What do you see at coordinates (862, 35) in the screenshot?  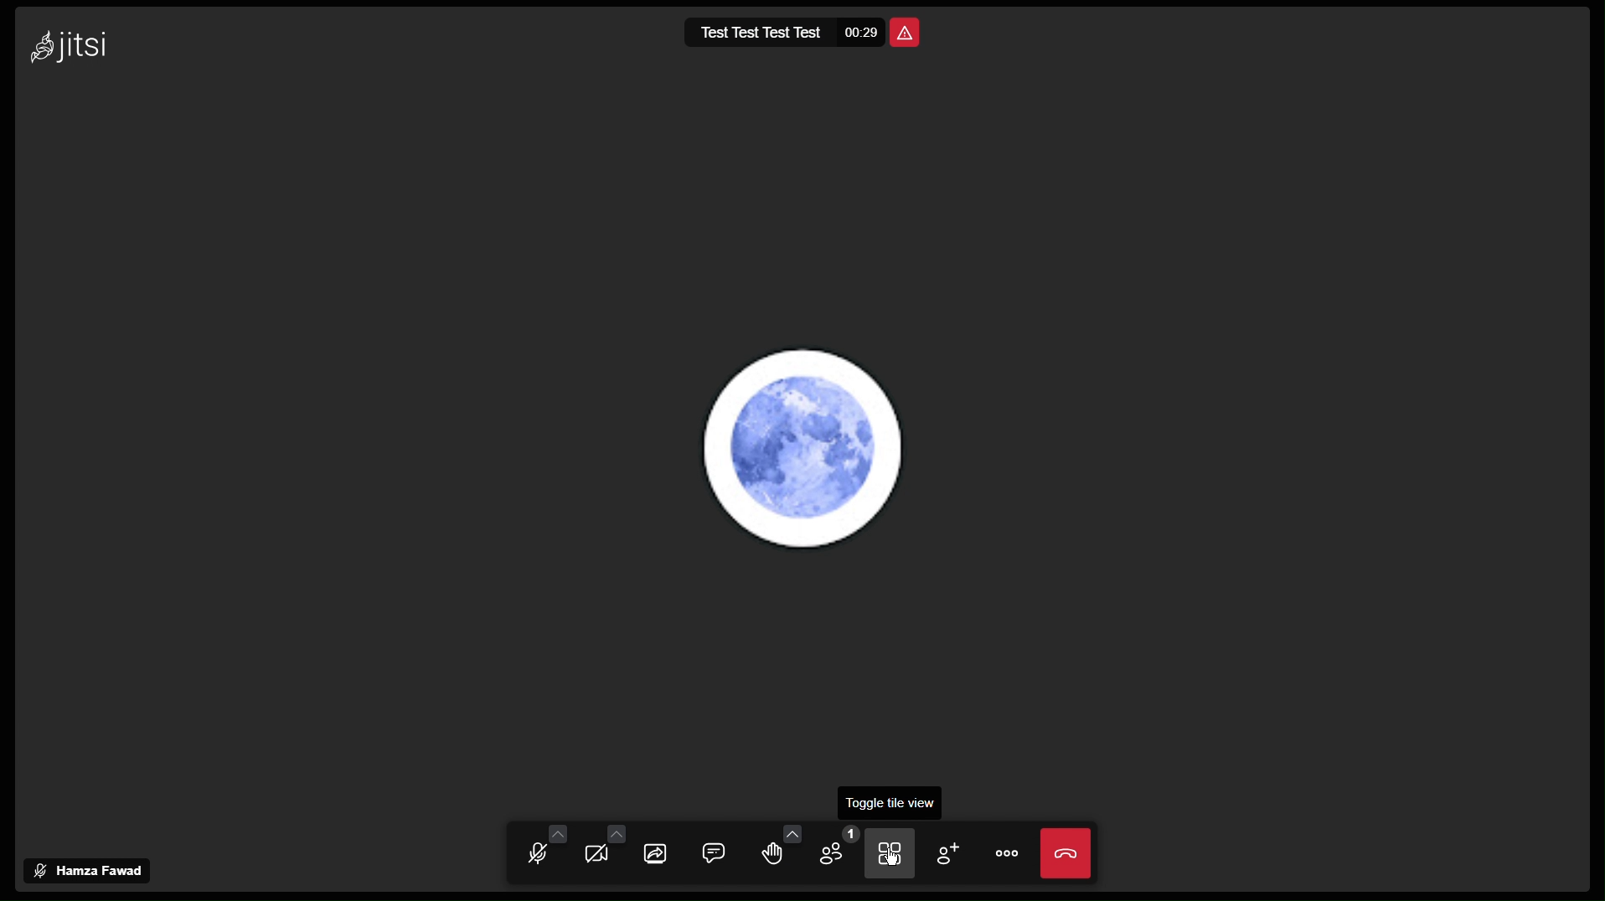 I see `Time` at bounding box center [862, 35].